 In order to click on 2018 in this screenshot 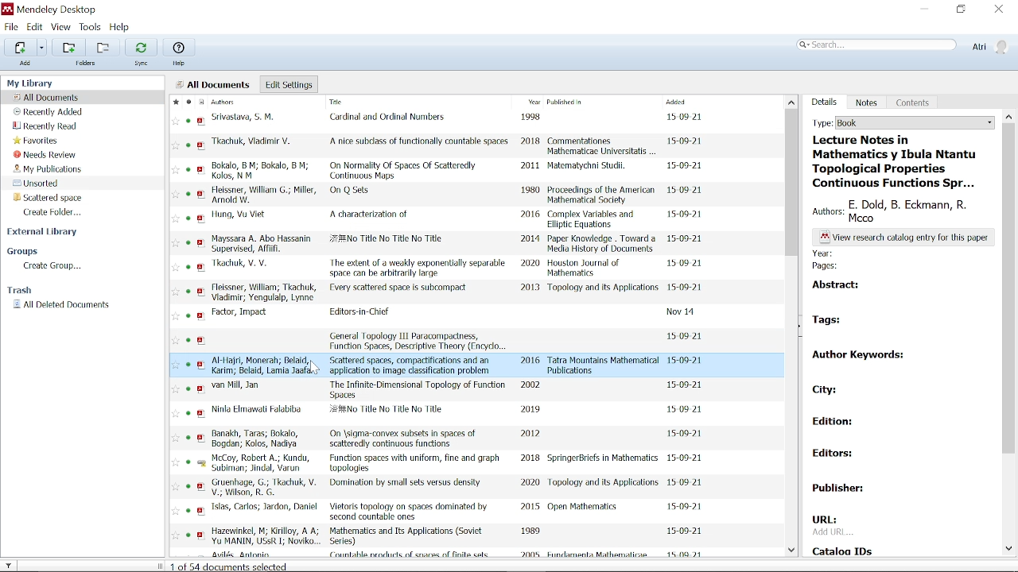, I will do `click(530, 143)`.